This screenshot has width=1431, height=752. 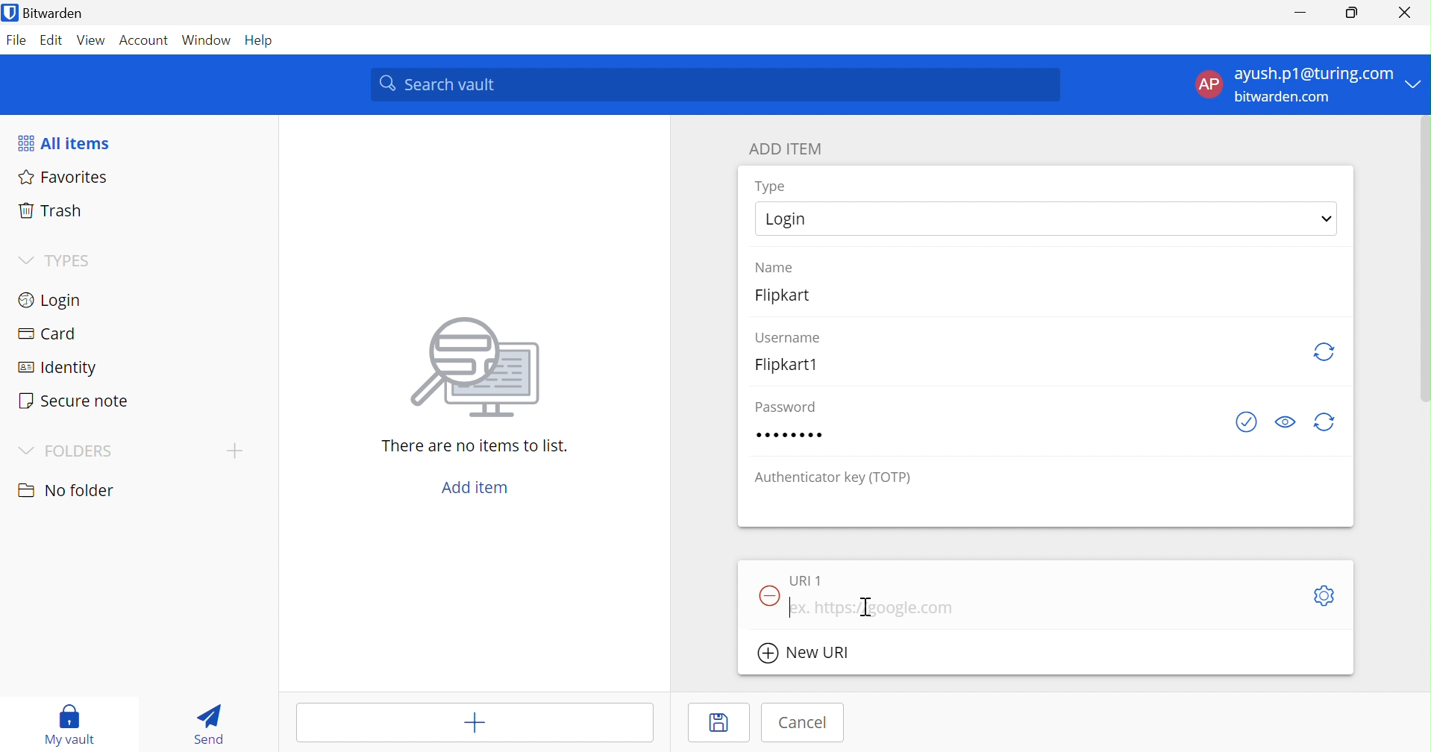 I want to click on Username, so click(x=789, y=336).